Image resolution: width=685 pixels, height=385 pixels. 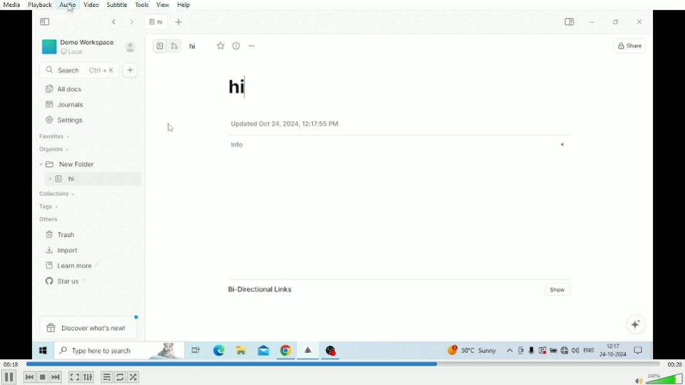 What do you see at coordinates (658, 378) in the screenshot?
I see `Volume` at bounding box center [658, 378].